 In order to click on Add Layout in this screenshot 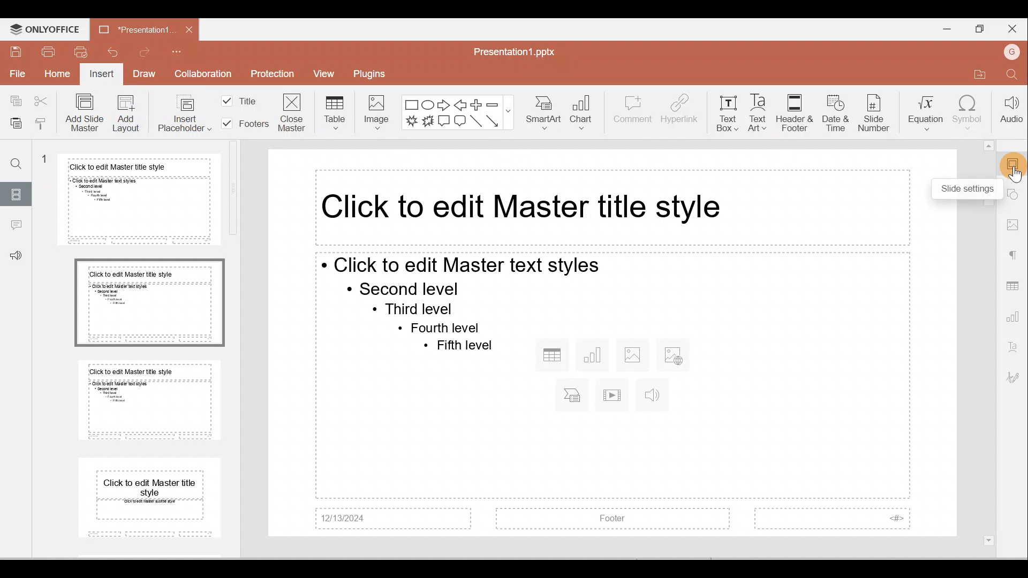, I will do `click(126, 113)`.